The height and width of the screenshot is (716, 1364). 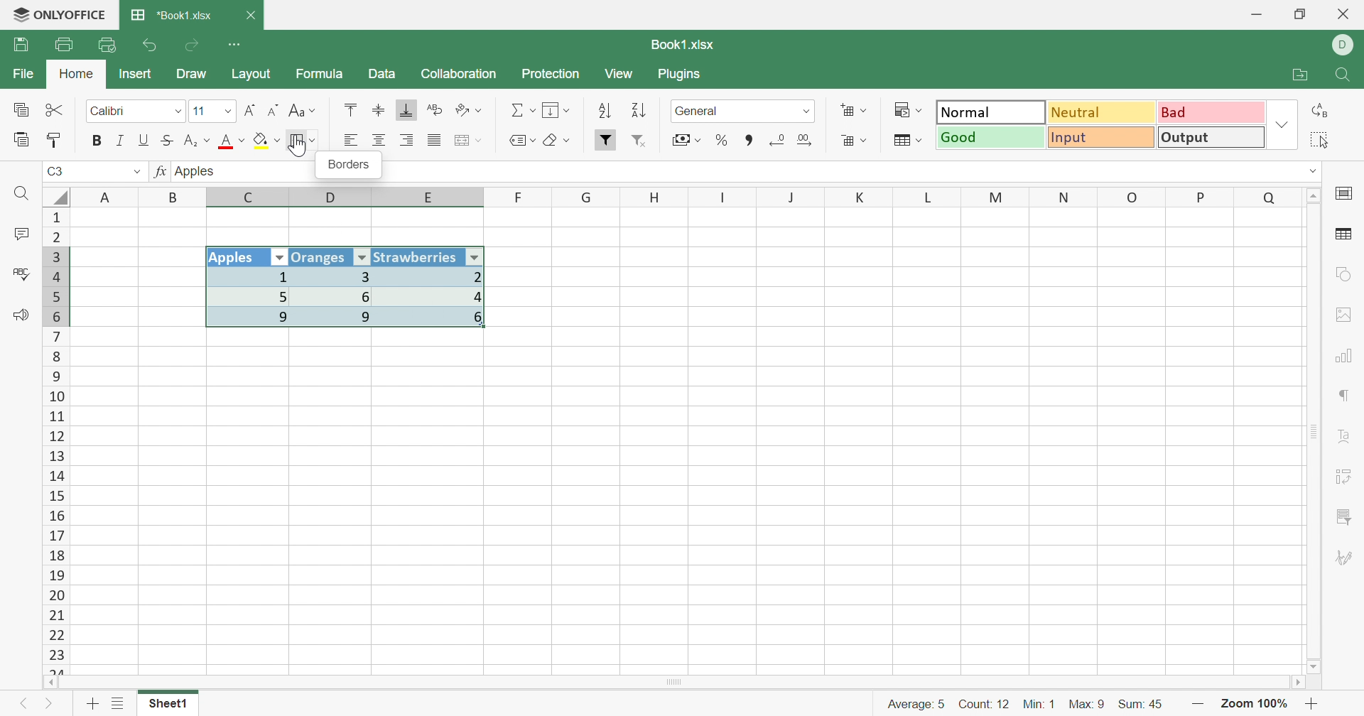 What do you see at coordinates (336, 276) in the screenshot?
I see `3` at bounding box center [336, 276].